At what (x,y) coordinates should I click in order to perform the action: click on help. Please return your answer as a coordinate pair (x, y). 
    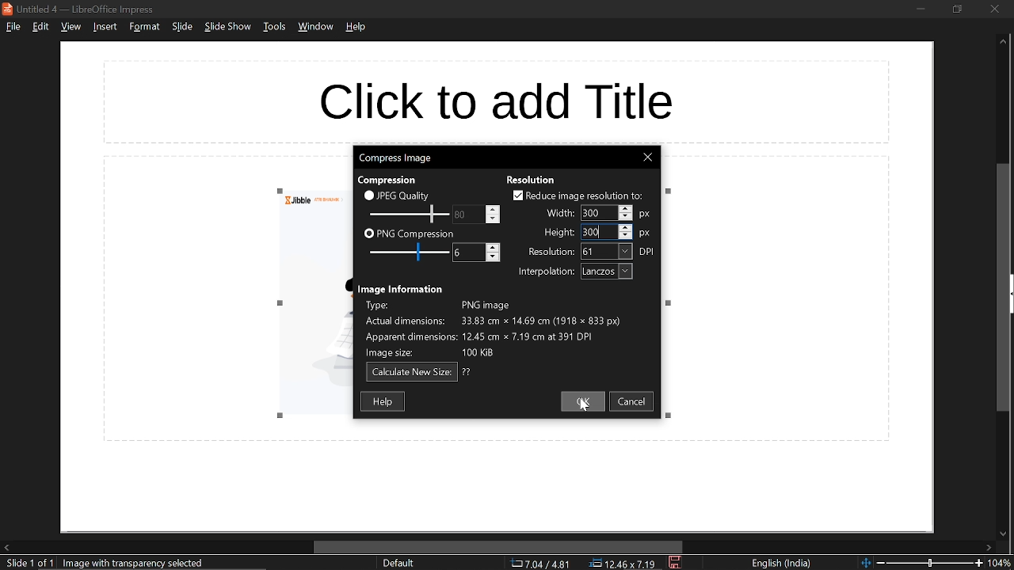
    Looking at the image, I should click on (356, 30).